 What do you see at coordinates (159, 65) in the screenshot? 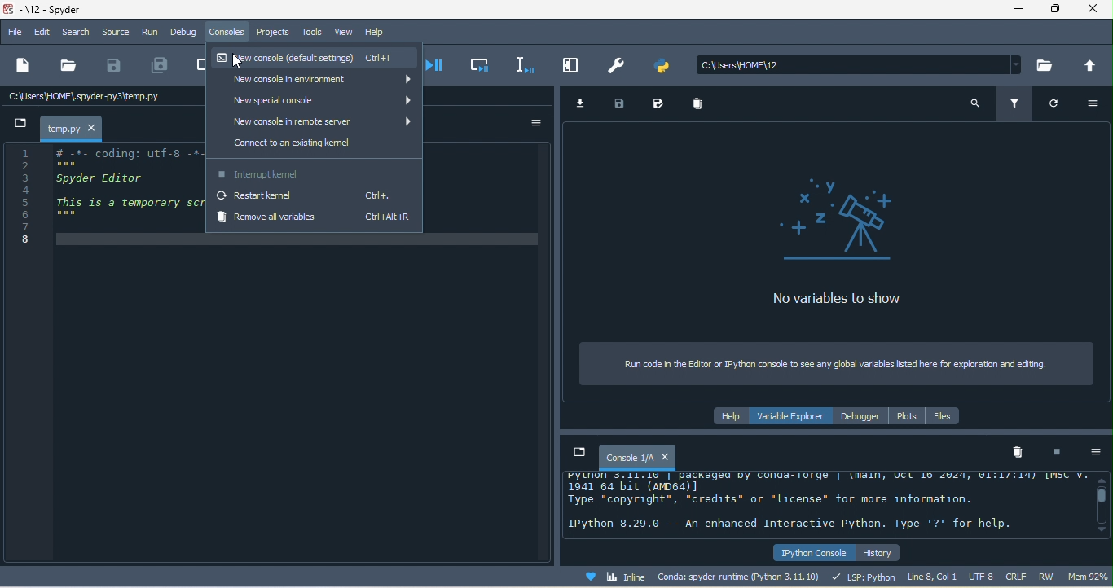
I see `save all` at bounding box center [159, 65].